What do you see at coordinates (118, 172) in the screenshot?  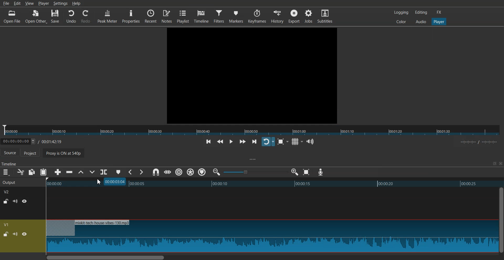 I see `Add marker` at bounding box center [118, 172].